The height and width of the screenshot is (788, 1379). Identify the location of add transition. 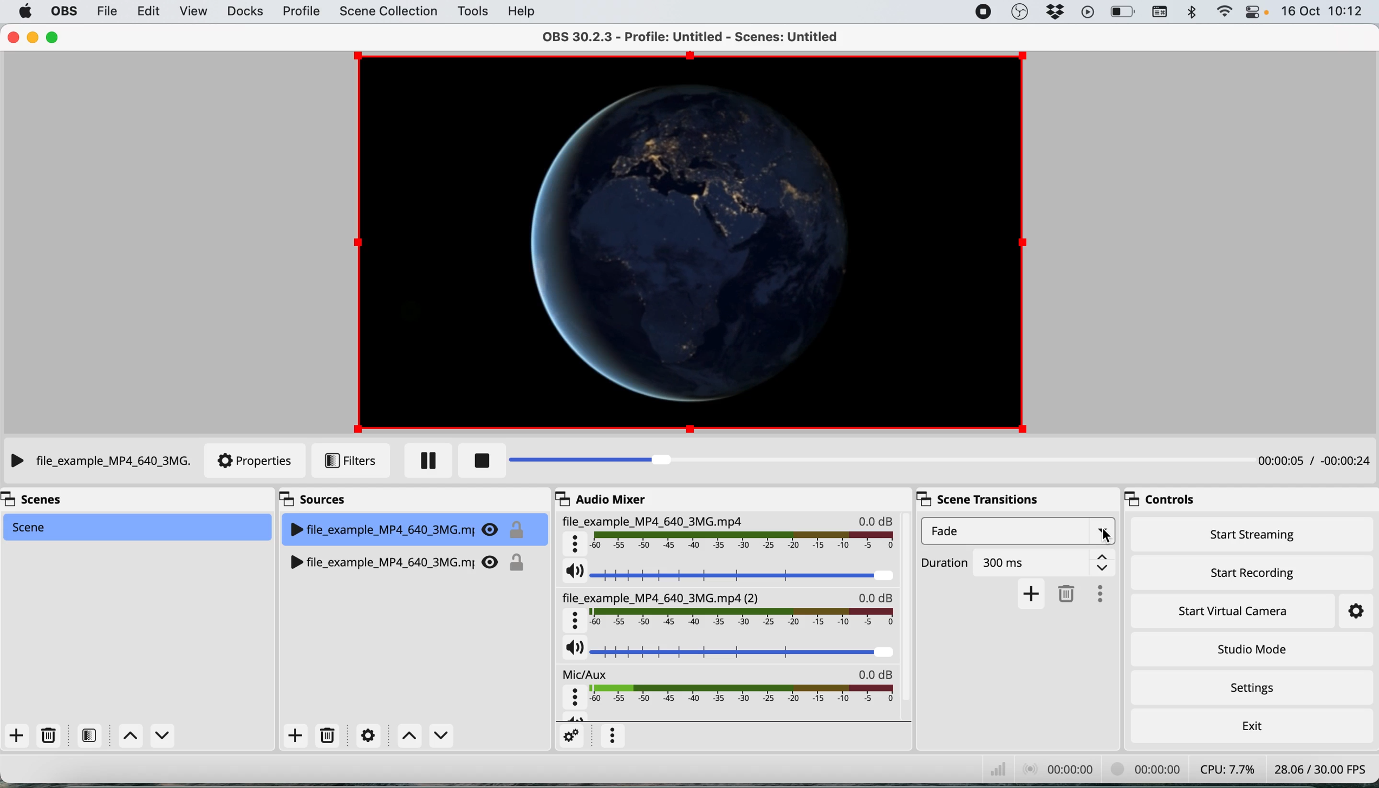
(1030, 596).